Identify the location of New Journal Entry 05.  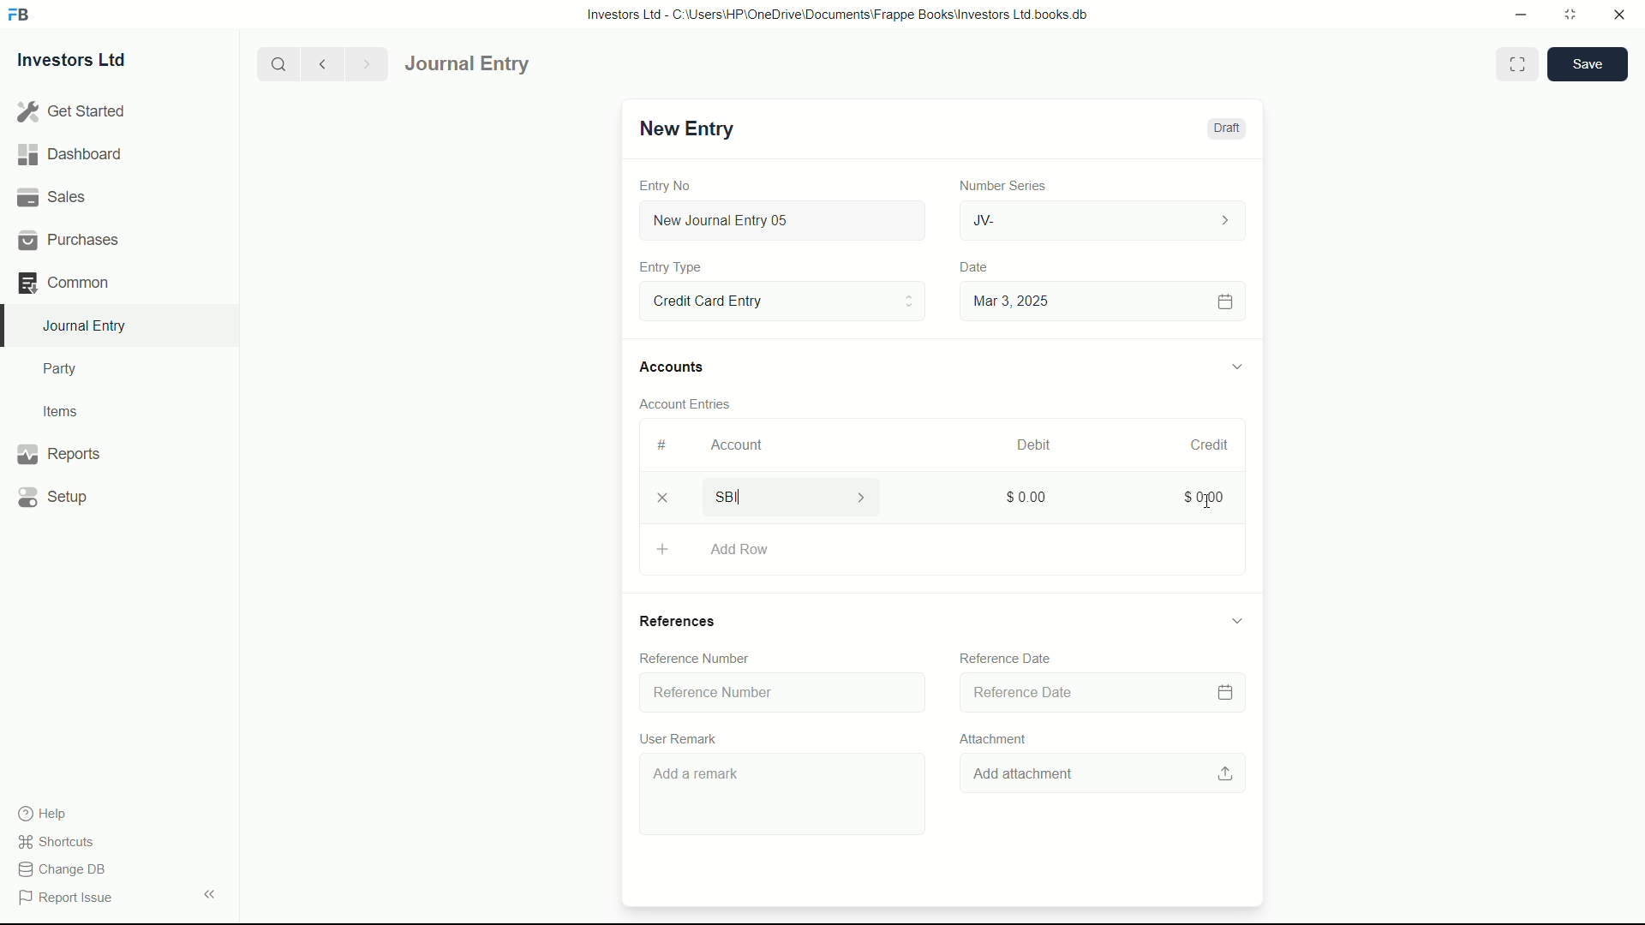
(785, 221).